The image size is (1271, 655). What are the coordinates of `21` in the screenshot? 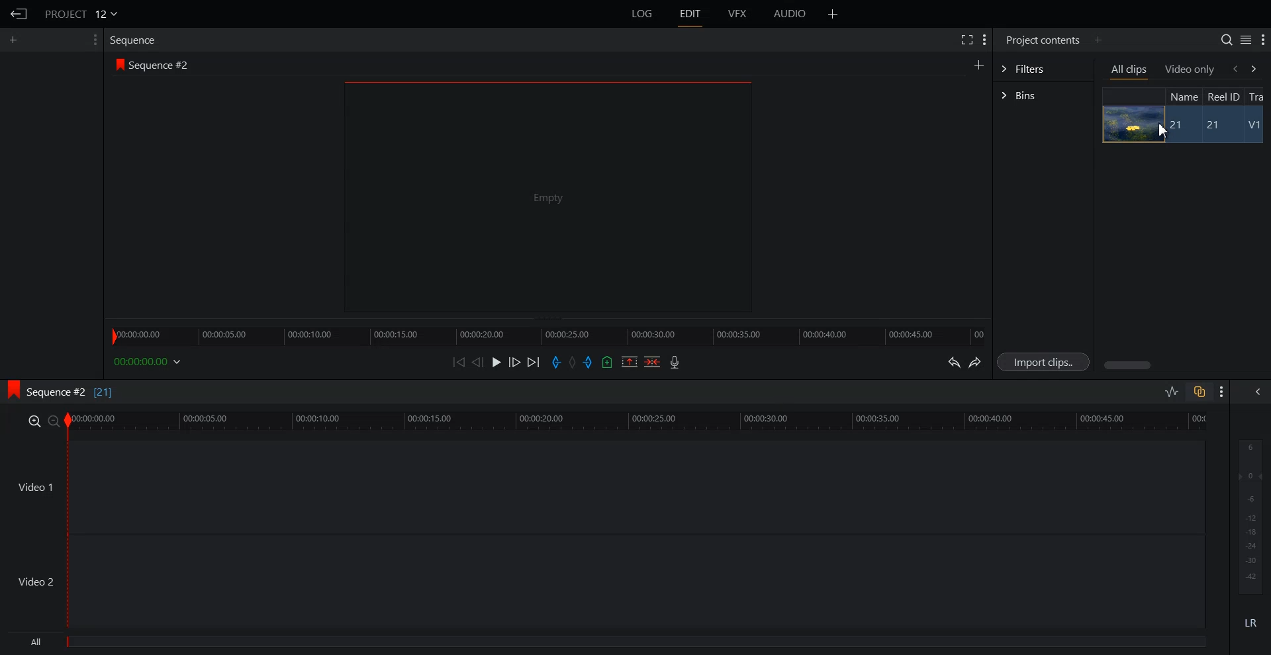 It's located at (1178, 125).